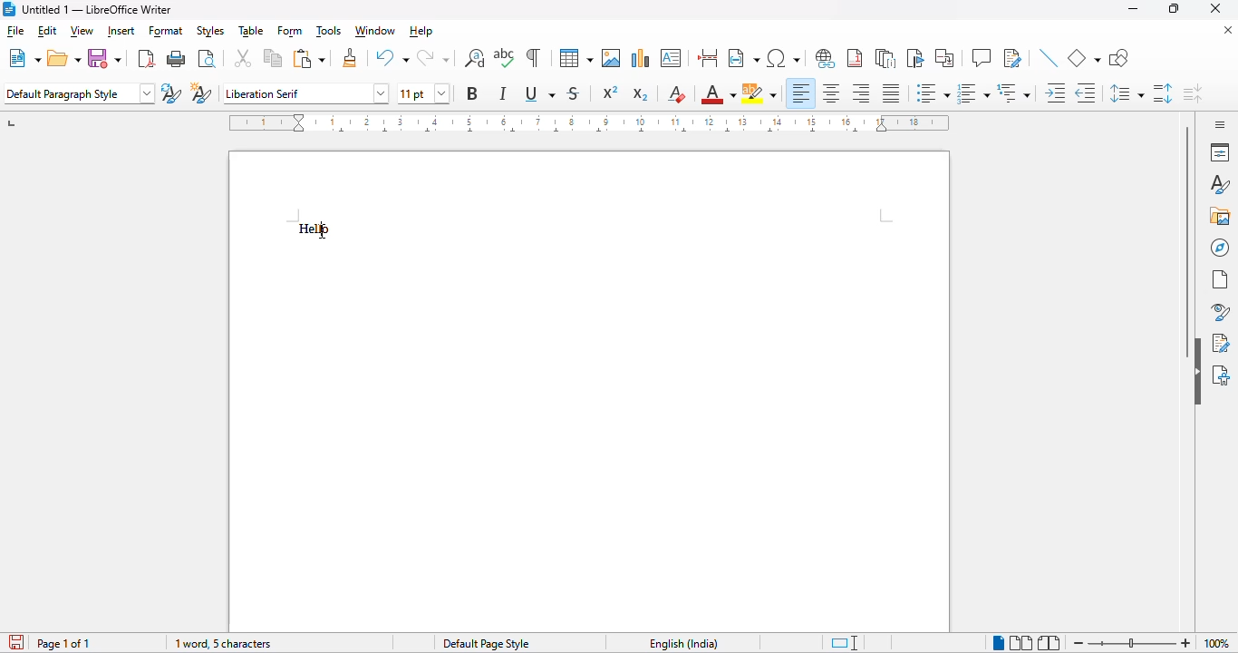 This screenshot has width=1238, height=653. Describe the element at coordinates (171, 93) in the screenshot. I see `update paragraph style` at that location.